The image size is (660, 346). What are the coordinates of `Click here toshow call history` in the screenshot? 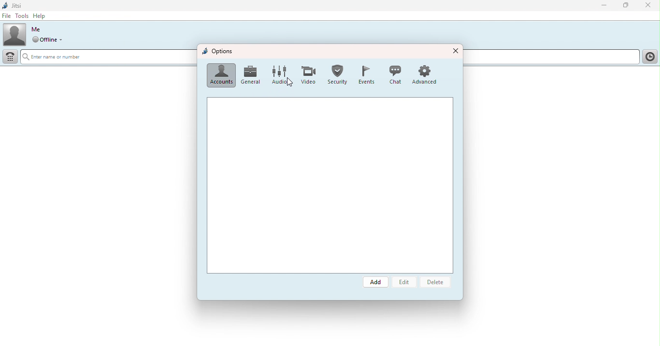 It's located at (649, 57).